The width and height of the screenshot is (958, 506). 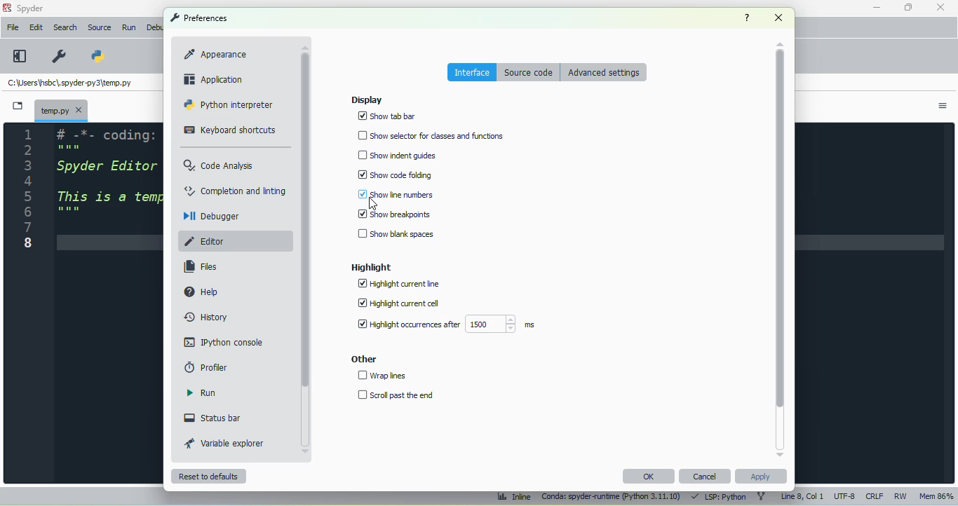 What do you see at coordinates (230, 130) in the screenshot?
I see `keyboard shortcuts` at bounding box center [230, 130].